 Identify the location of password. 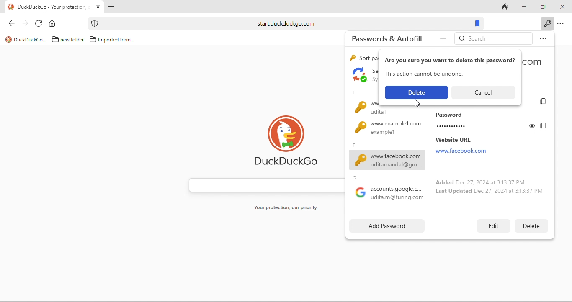
(479, 121).